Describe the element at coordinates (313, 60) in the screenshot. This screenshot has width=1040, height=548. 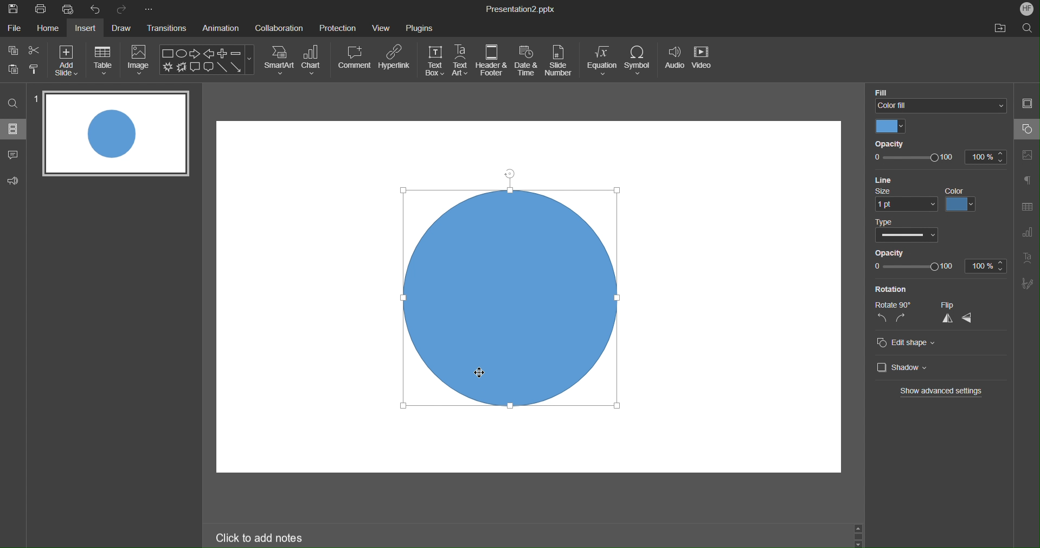
I see `Chart` at that location.